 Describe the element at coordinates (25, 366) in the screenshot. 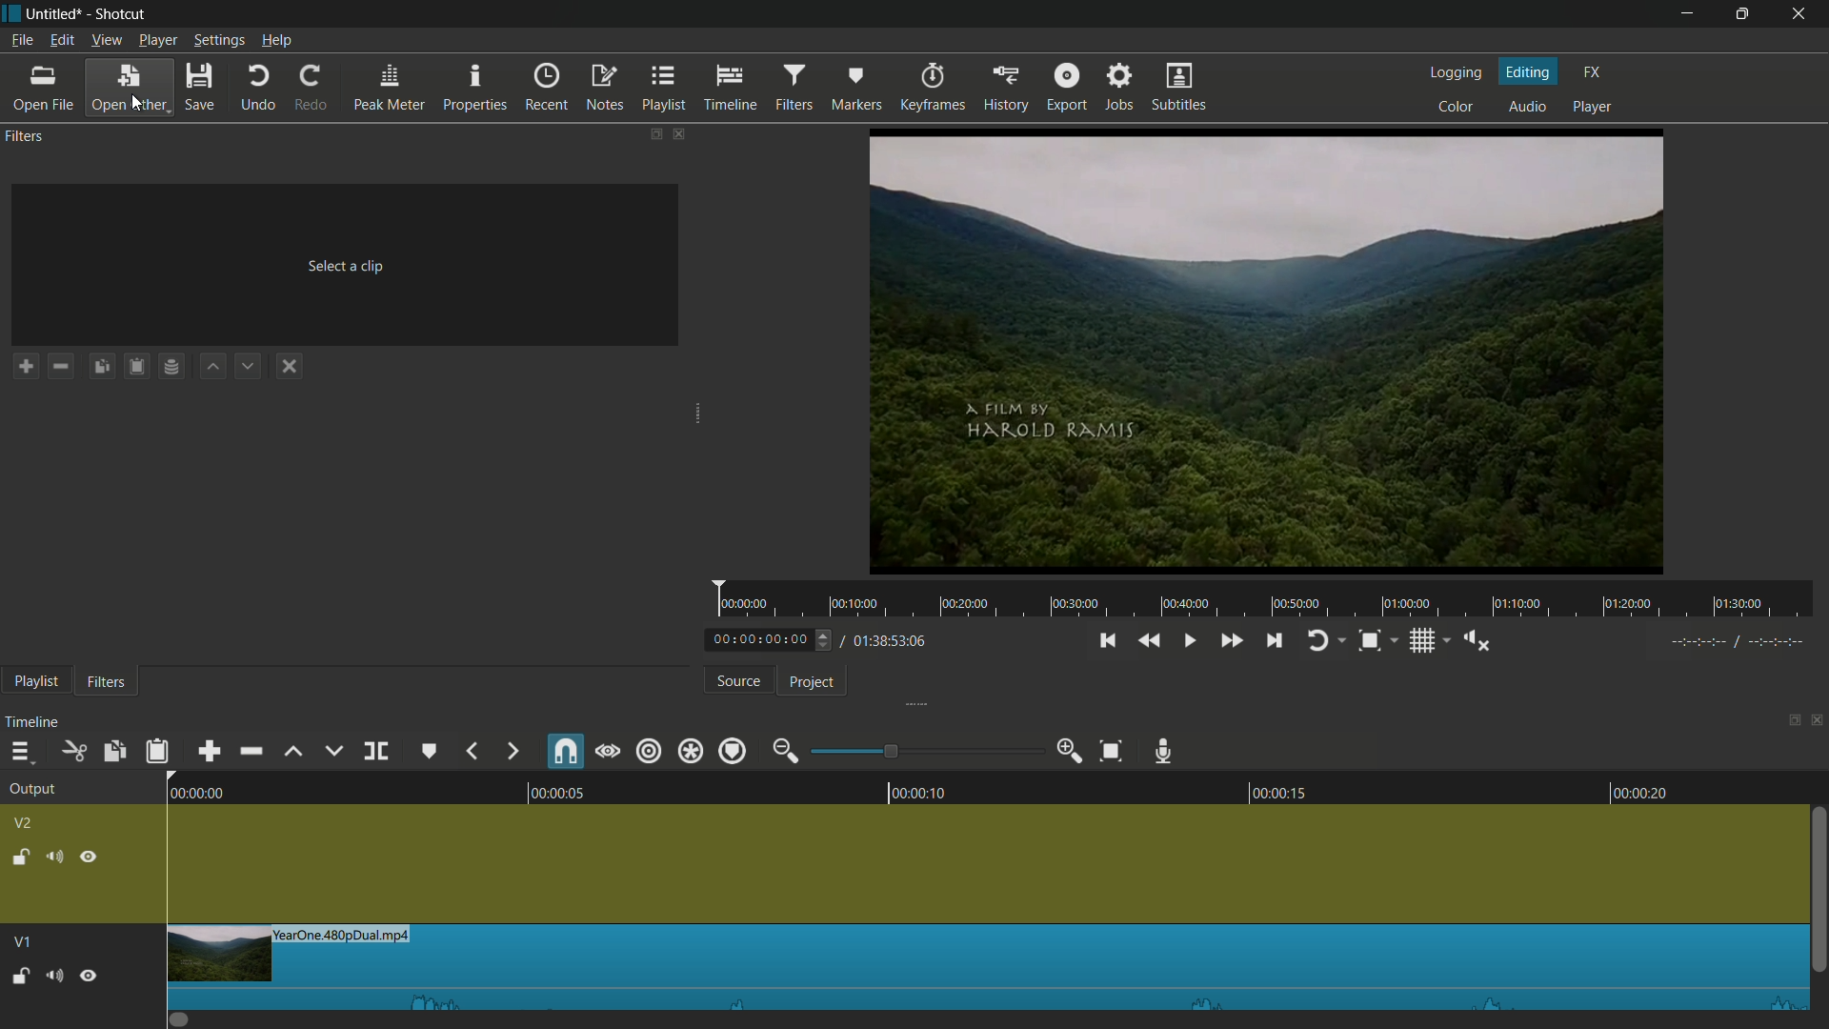

I see `add a filter` at that location.